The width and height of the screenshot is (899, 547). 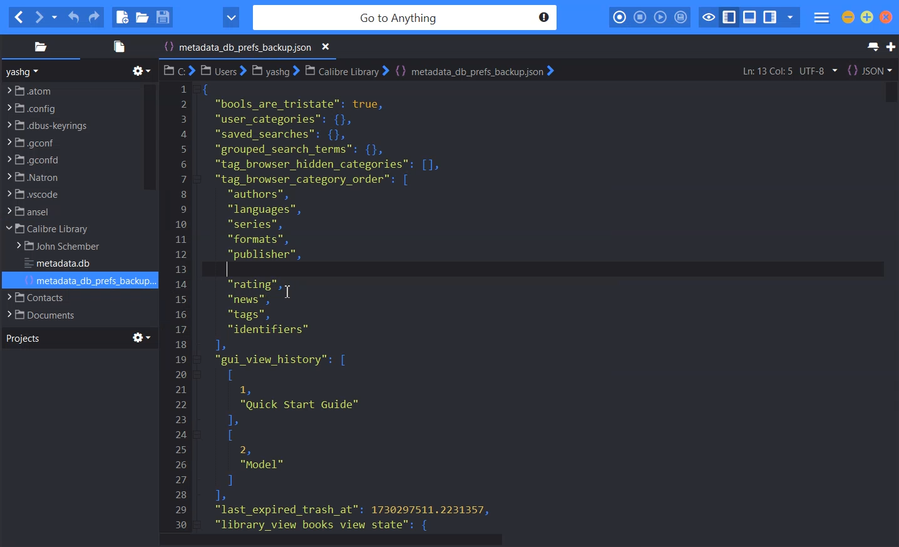 What do you see at coordinates (326, 47) in the screenshot?
I see `Close` at bounding box center [326, 47].